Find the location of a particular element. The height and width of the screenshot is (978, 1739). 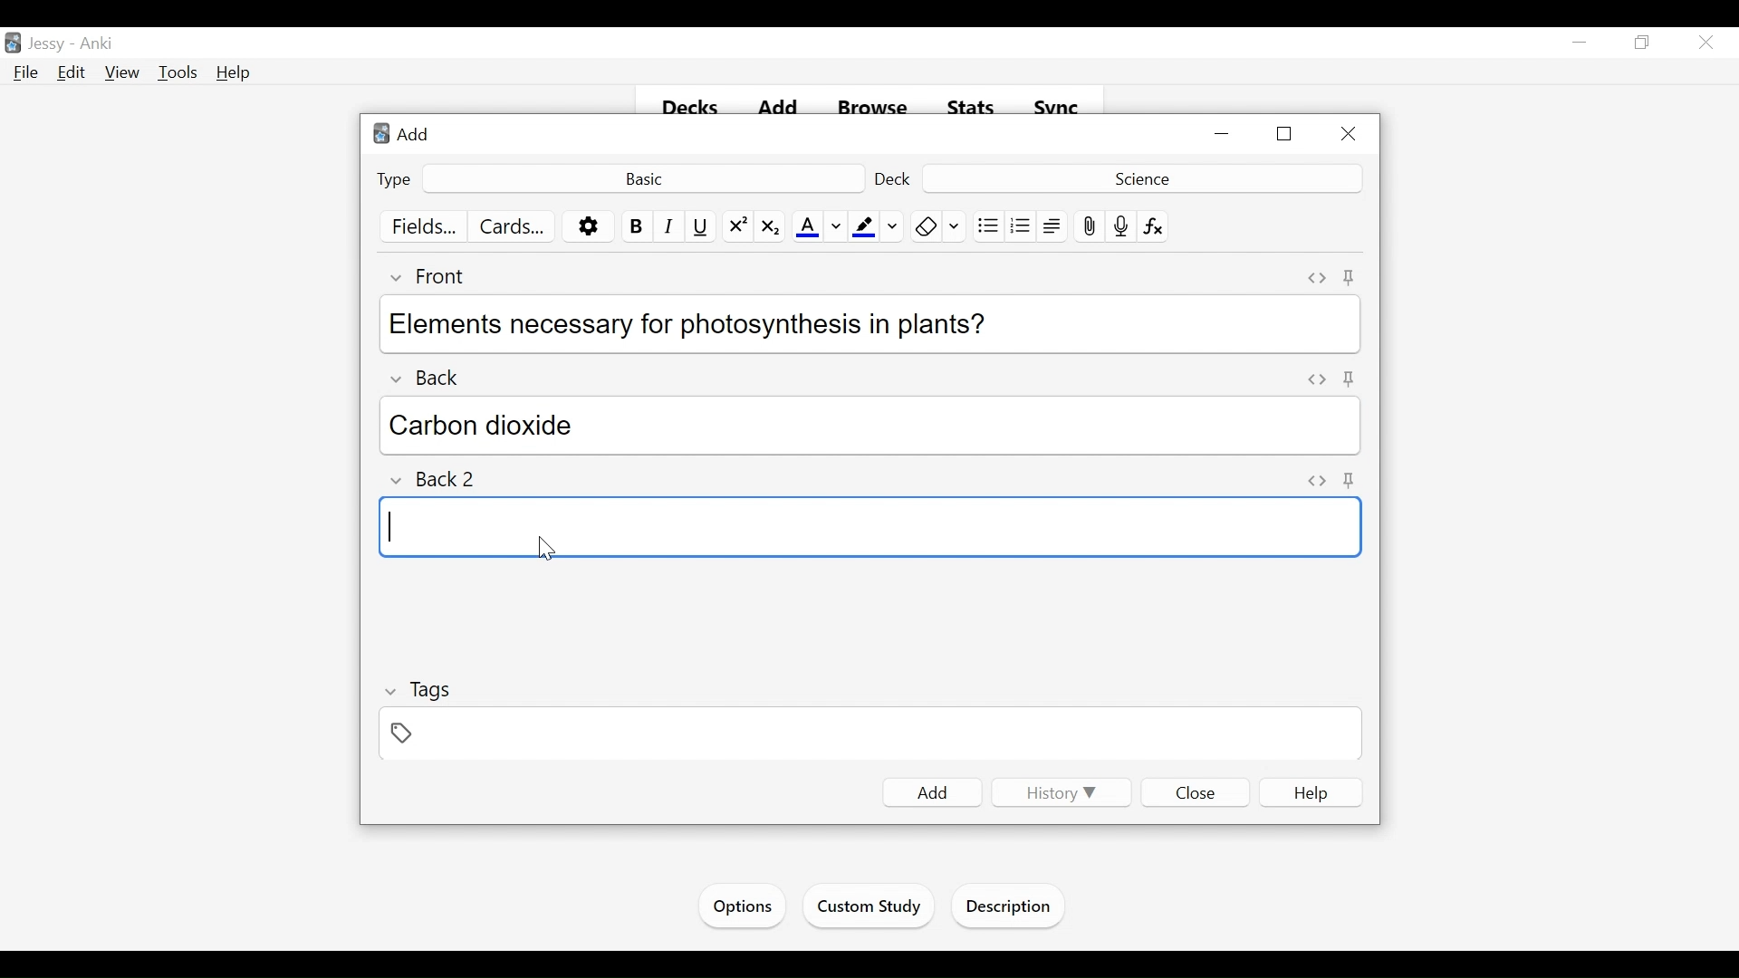

Carbon Dioxide is located at coordinates (873, 426).